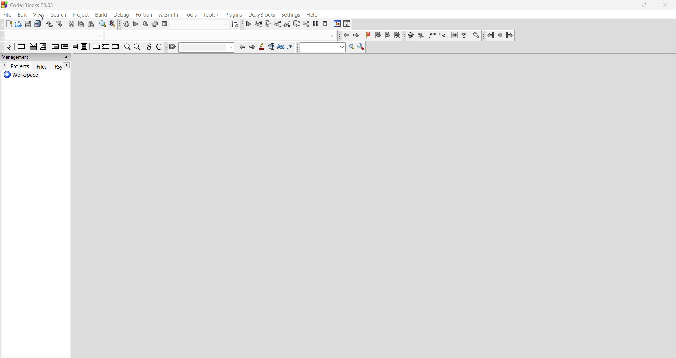 The image size is (676, 358). Describe the element at coordinates (126, 25) in the screenshot. I see `build` at that location.